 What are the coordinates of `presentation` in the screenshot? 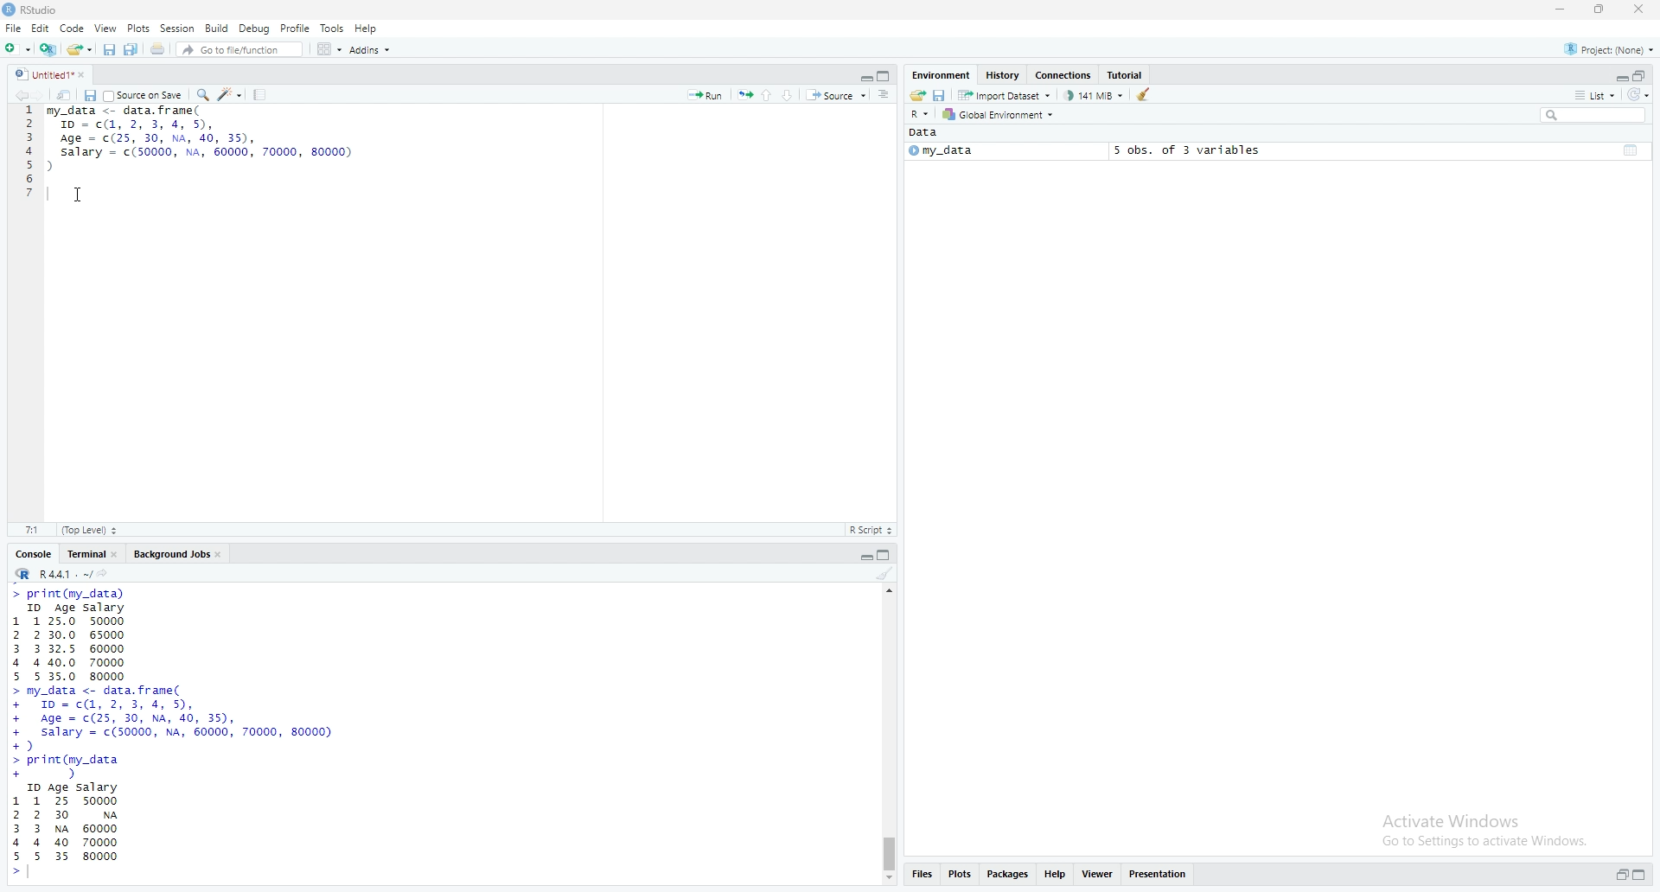 It's located at (1164, 874).